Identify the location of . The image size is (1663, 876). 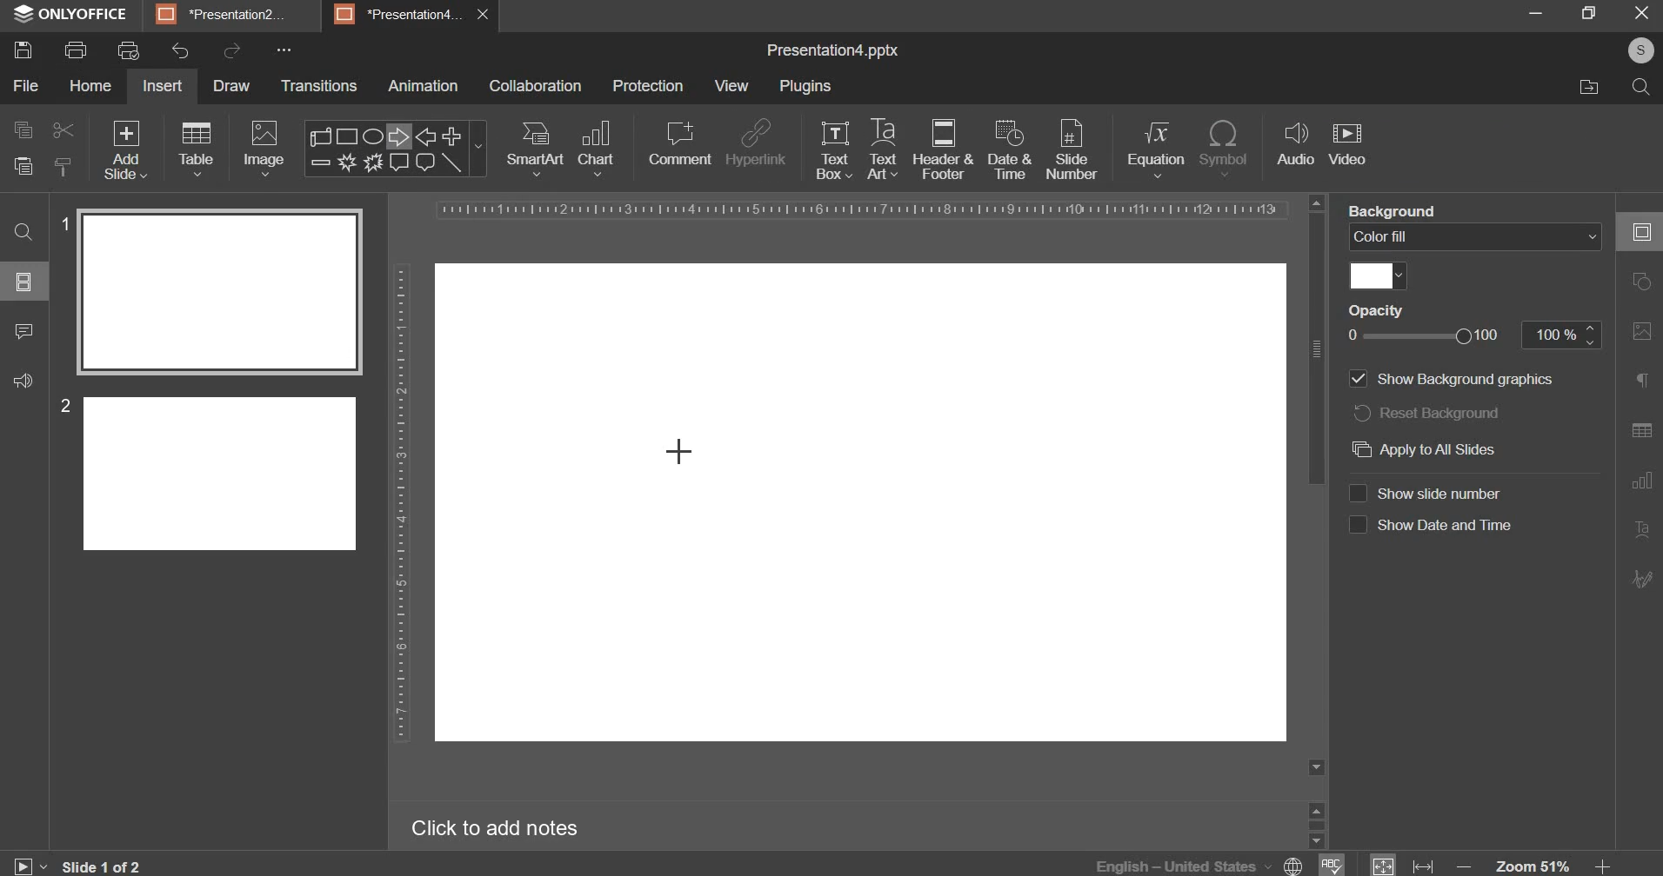
(1449, 526).